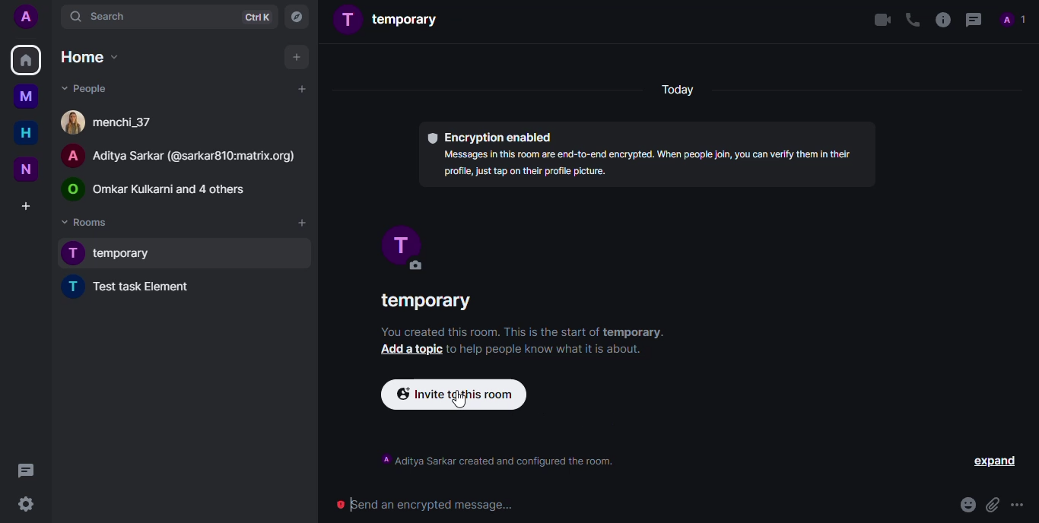 Image resolution: width=1039 pixels, height=523 pixels. I want to click on today, so click(678, 90).